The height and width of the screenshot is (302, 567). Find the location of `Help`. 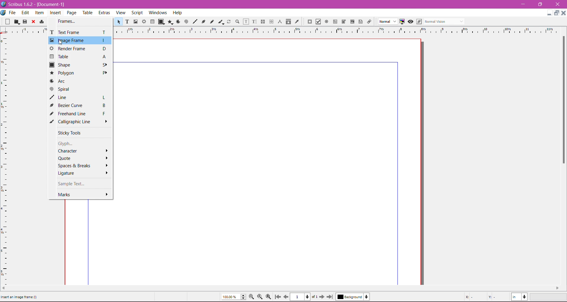

Help is located at coordinates (177, 13).